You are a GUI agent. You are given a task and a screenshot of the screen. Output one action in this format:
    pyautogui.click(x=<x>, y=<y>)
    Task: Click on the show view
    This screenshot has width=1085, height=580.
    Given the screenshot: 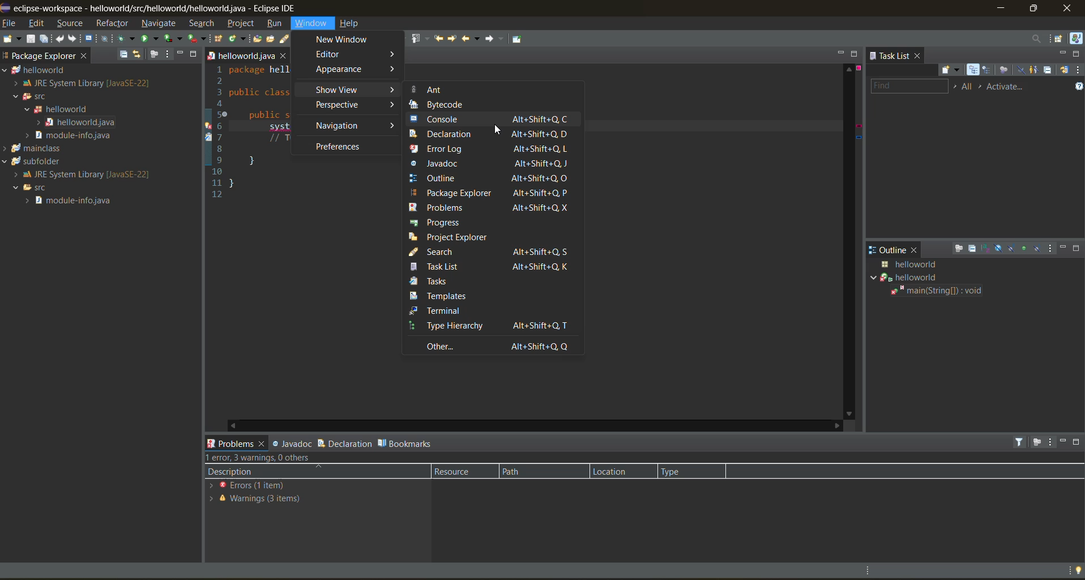 What is the action you would take?
    pyautogui.click(x=353, y=90)
    